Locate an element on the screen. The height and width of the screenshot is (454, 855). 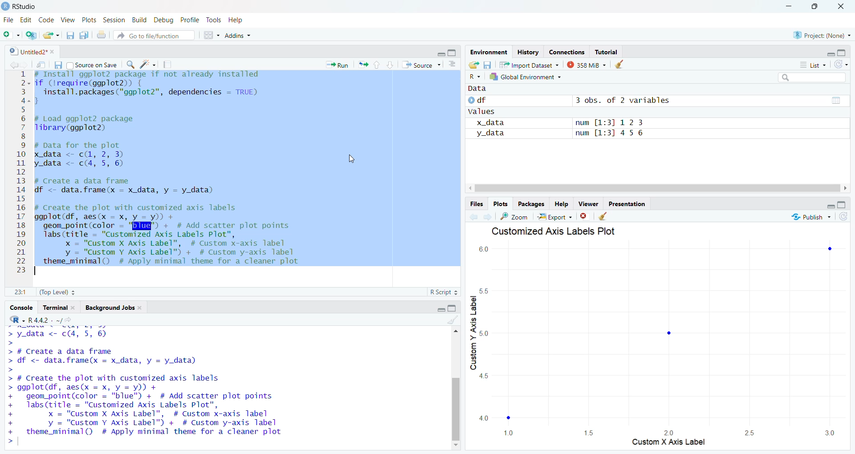
downward is located at coordinates (391, 66).